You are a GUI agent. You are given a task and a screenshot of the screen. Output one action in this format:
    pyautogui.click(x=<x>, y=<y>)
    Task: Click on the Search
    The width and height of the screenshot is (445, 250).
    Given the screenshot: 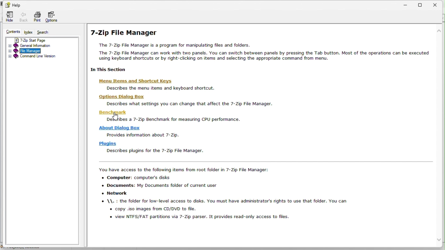 What is the action you would take?
    pyautogui.click(x=48, y=32)
    